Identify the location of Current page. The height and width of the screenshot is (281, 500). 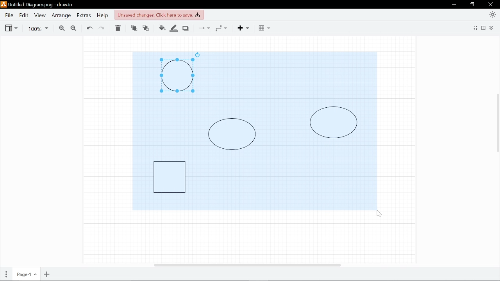
(25, 275).